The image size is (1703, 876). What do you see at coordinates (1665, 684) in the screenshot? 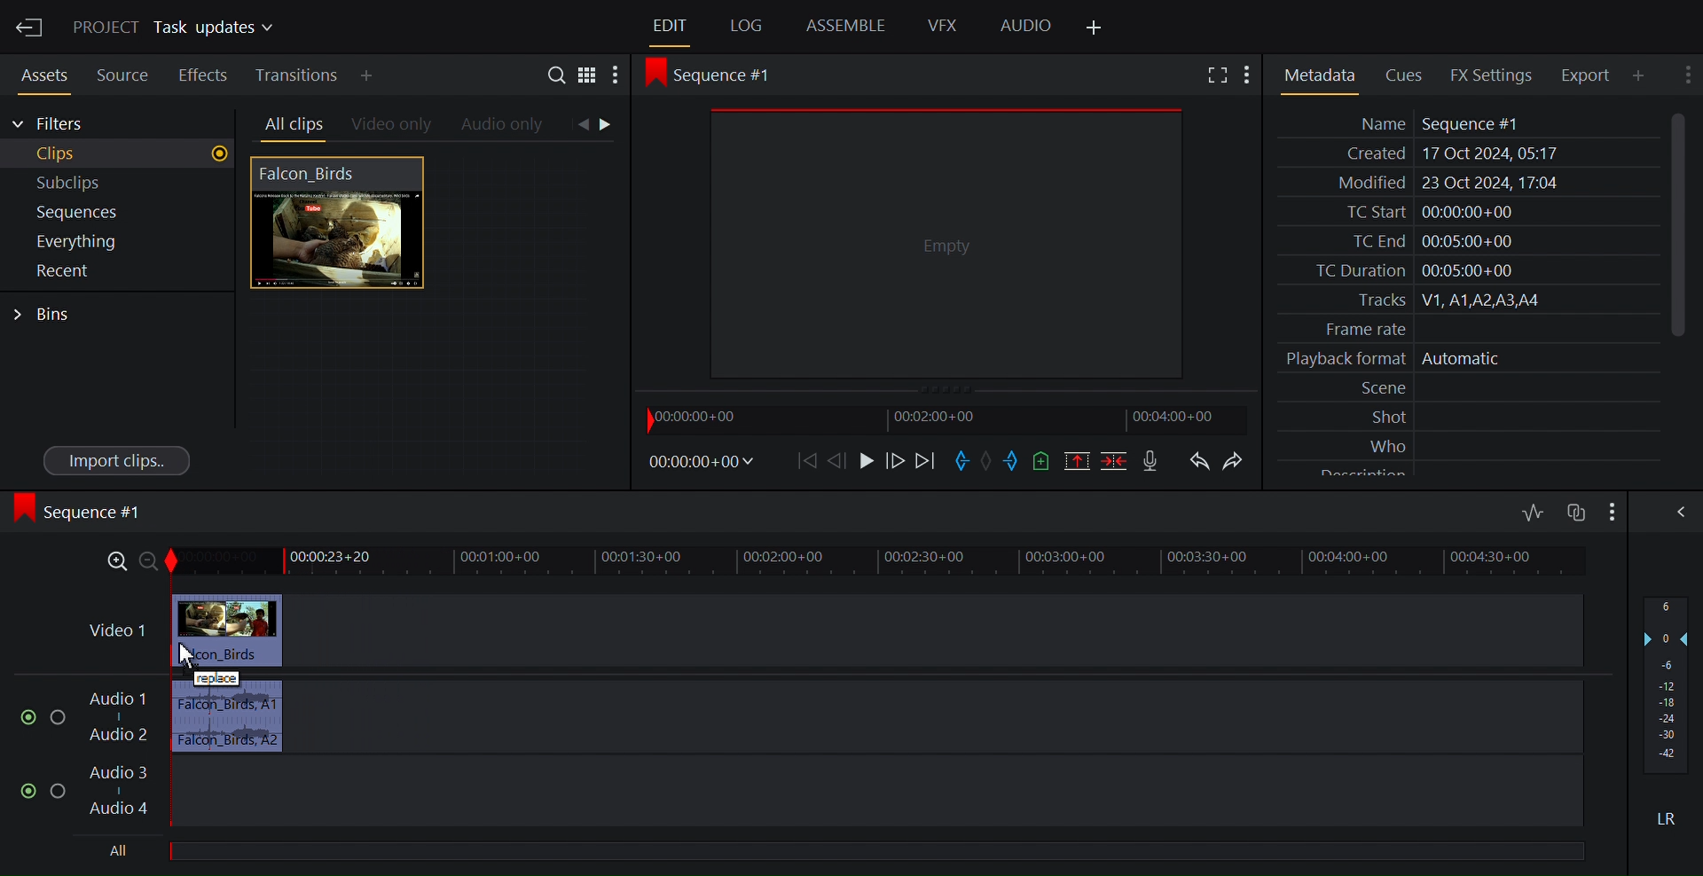
I see `Audio output level` at bounding box center [1665, 684].